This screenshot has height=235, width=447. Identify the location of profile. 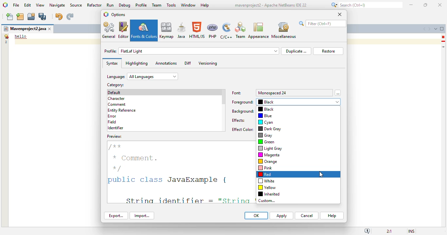
(142, 5).